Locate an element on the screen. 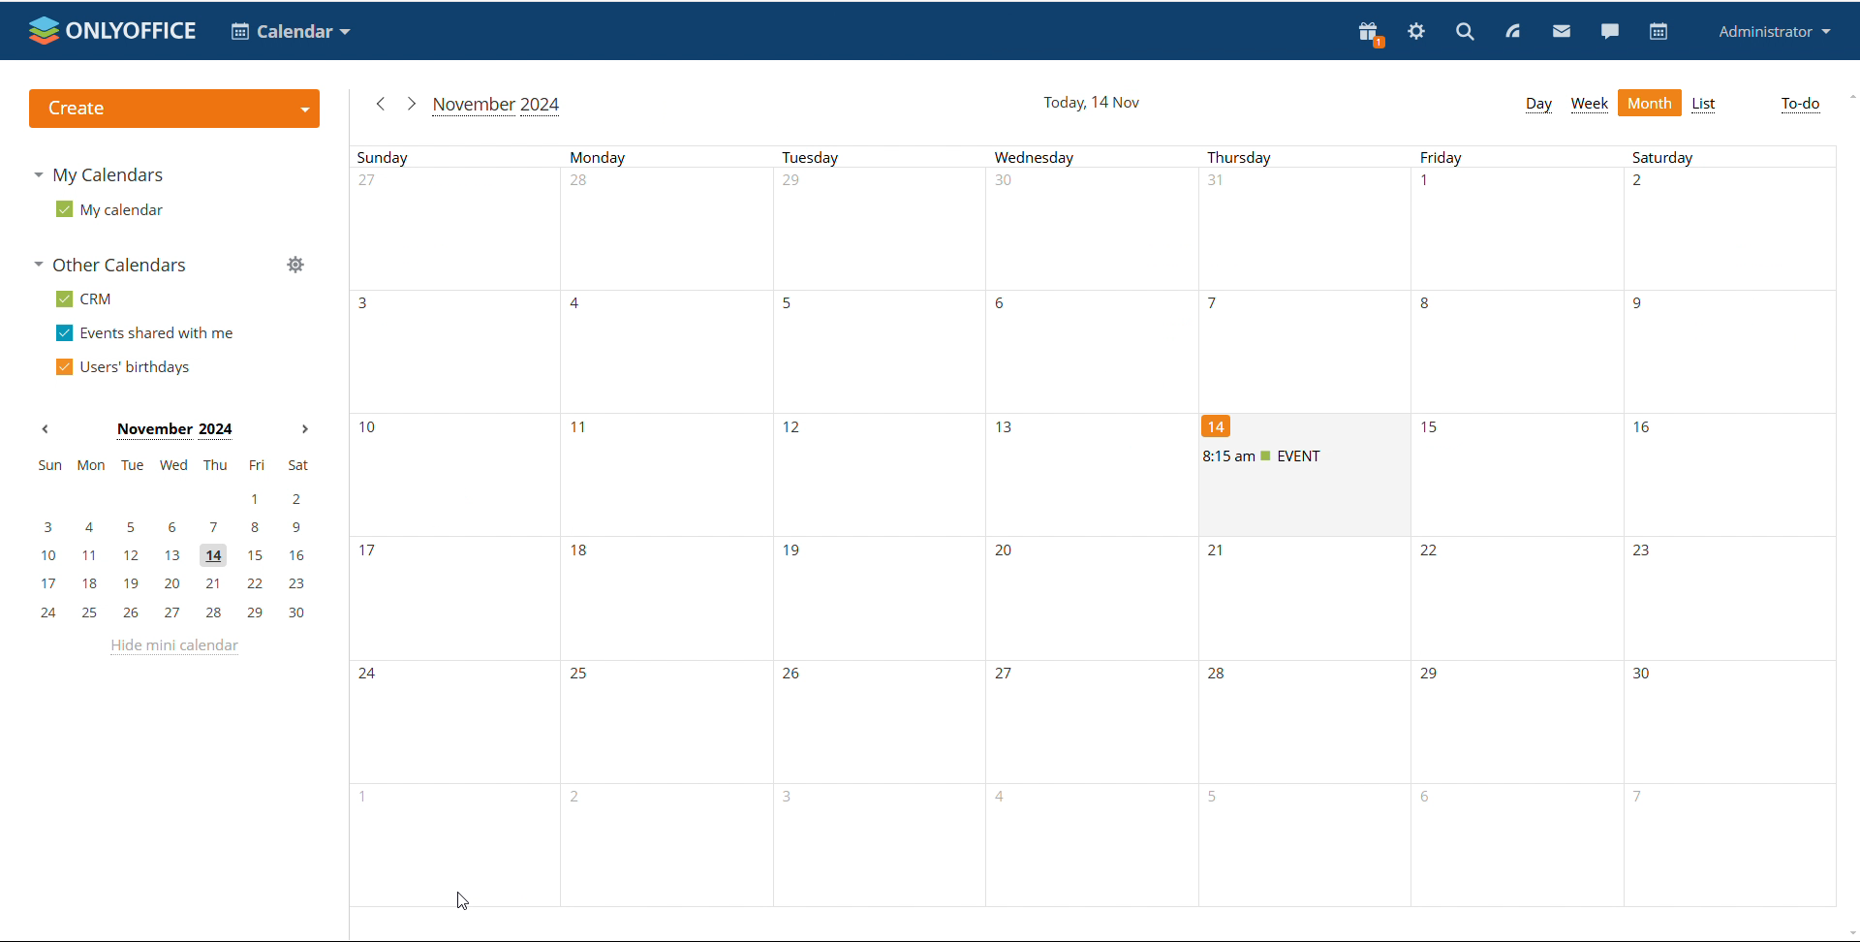 The height and width of the screenshot is (942, 1860). day view is located at coordinates (1538, 106).